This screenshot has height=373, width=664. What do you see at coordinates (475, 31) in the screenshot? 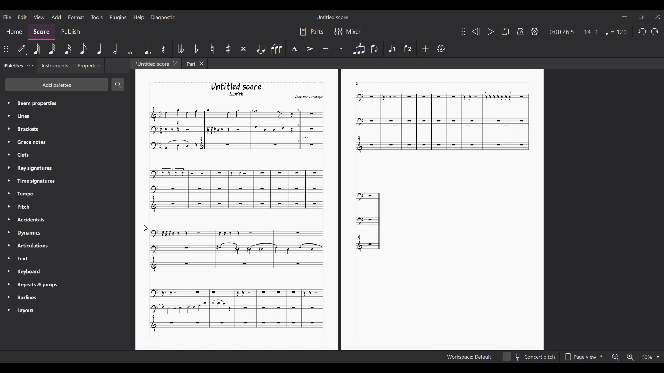
I see `Rewind` at bounding box center [475, 31].